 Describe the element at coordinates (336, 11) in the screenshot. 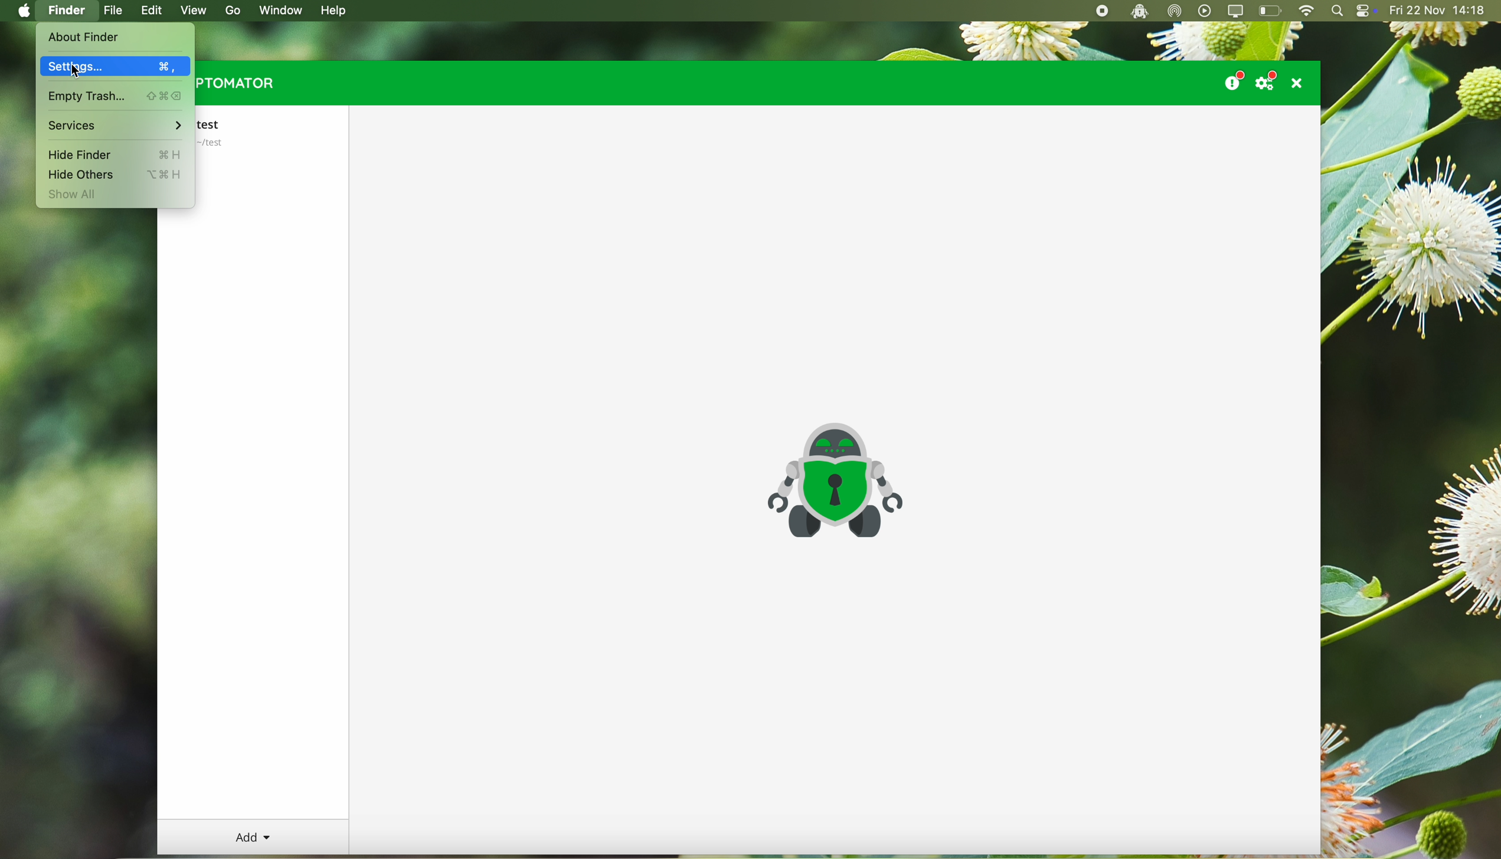

I see `help` at that location.